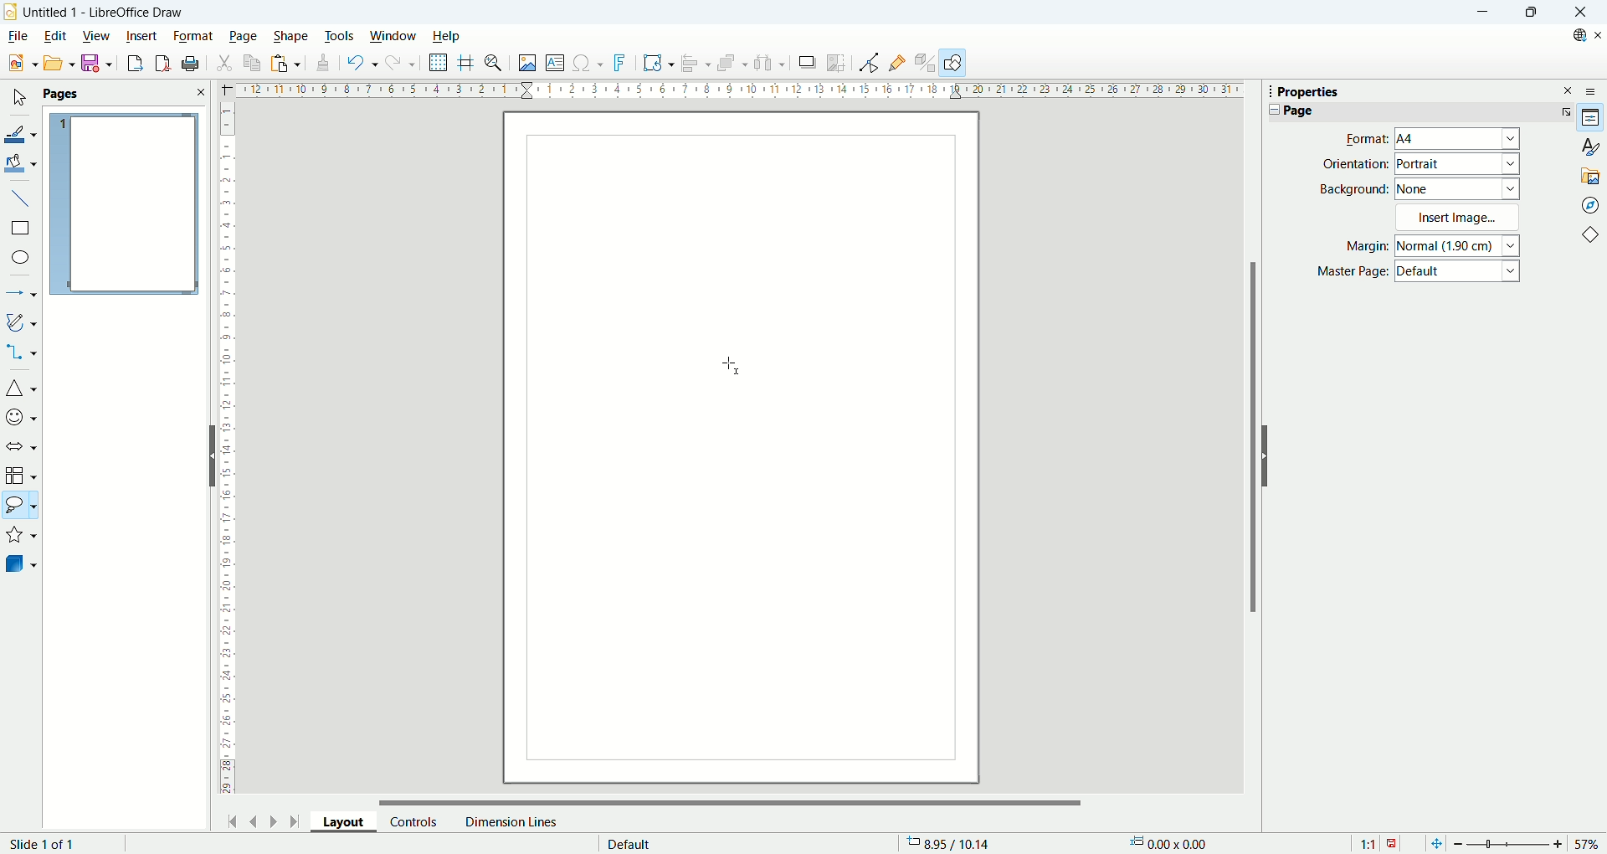 The width and height of the screenshot is (1607, 854). I want to click on crop image, so click(837, 61).